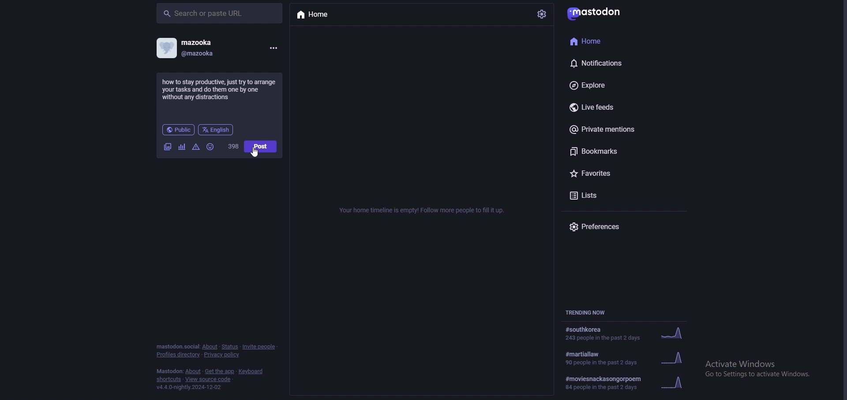 The height and width of the screenshot is (400, 847). Describe the element at coordinates (177, 346) in the screenshot. I see `mastodon social` at that location.